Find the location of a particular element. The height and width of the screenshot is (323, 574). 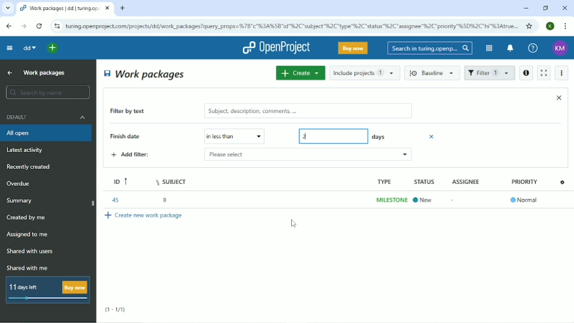

Account is located at coordinates (560, 48).